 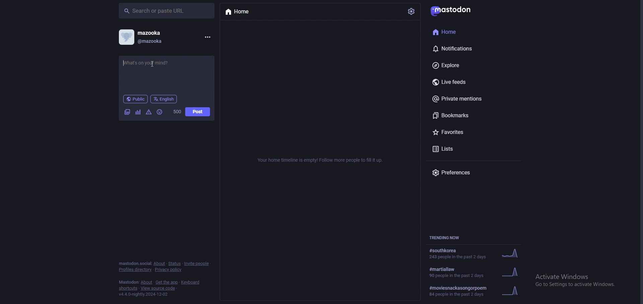 What do you see at coordinates (159, 32) in the screenshot?
I see `mazooka` at bounding box center [159, 32].